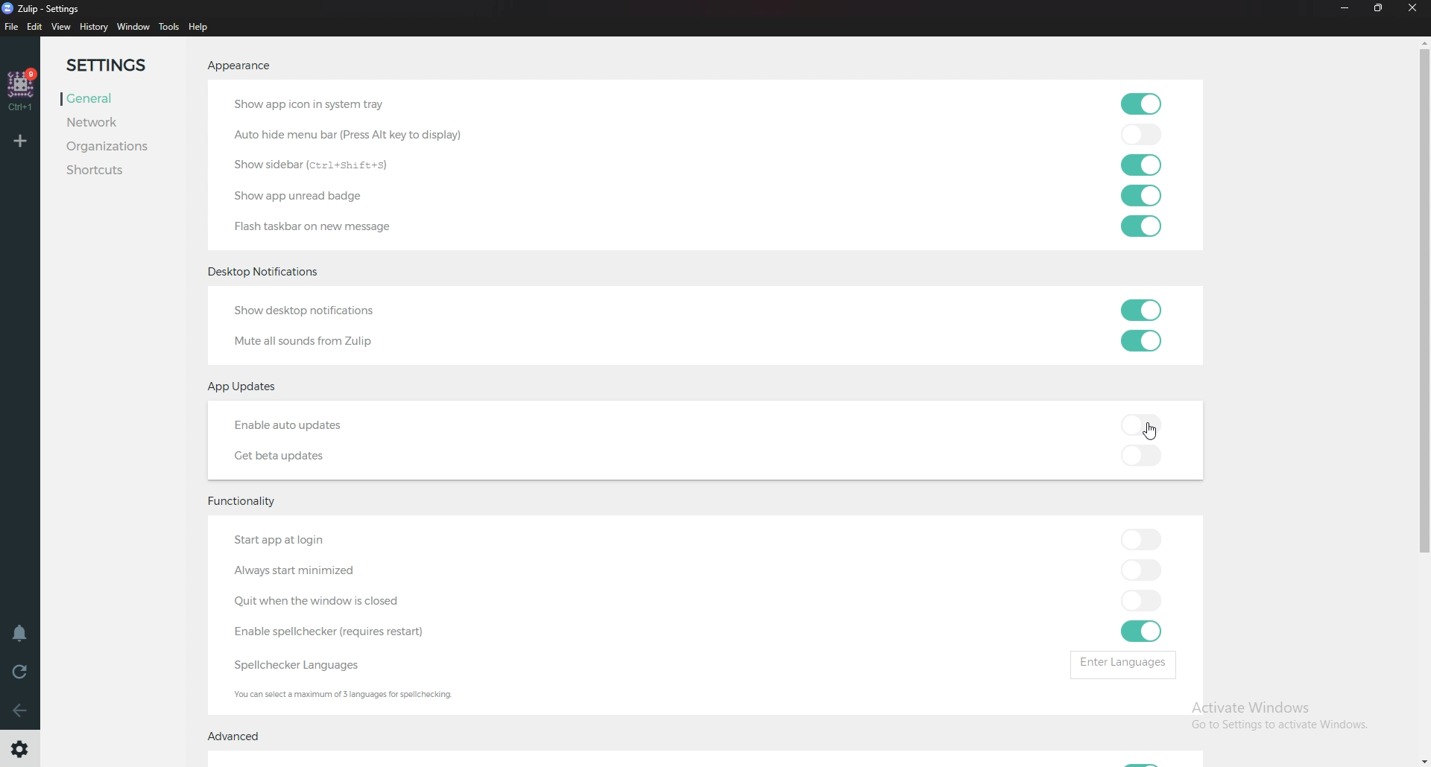  What do you see at coordinates (274, 270) in the screenshot?
I see `desktop notifications` at bounding box center [274, 270].